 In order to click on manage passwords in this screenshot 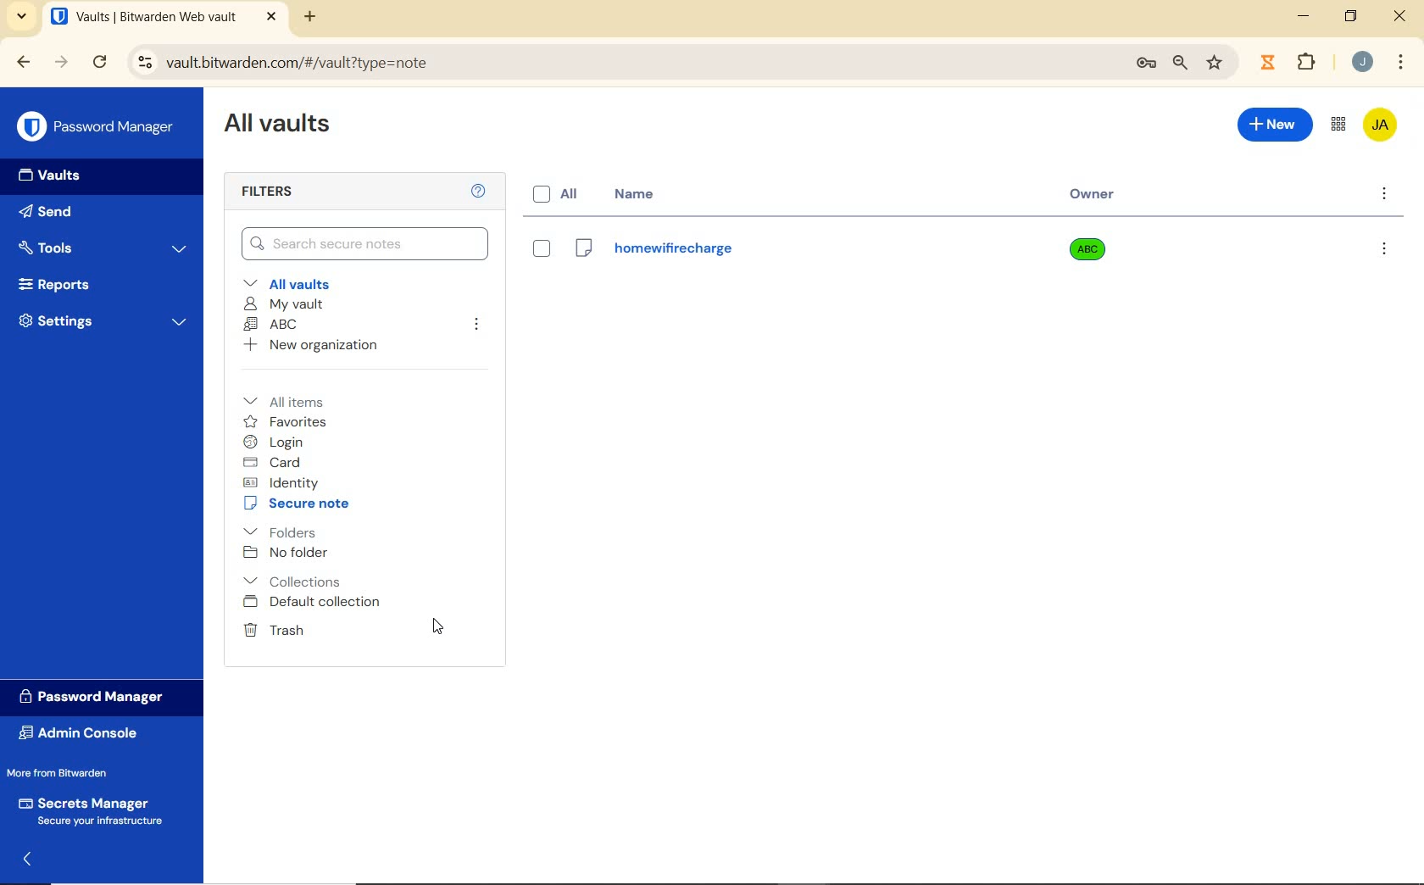, I will do `click(1146, 66)`.